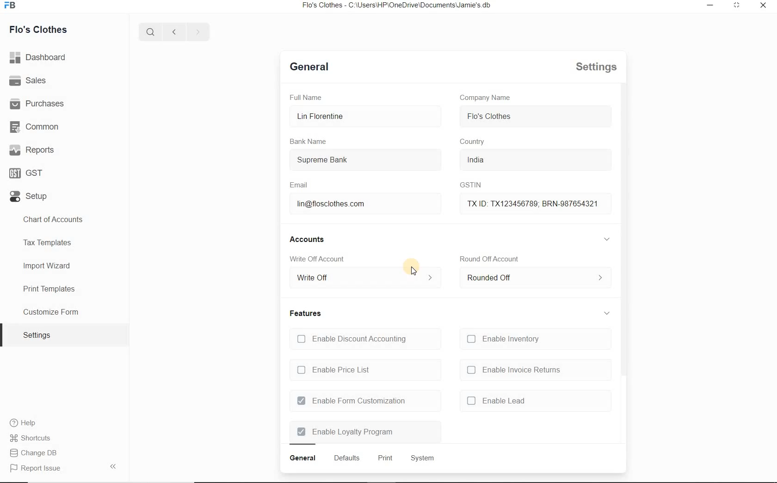 This screenshot has height=483, width=777. Describe the element at coordinates (468, 186) in the screenshot. I see `GSTIN` at that location.